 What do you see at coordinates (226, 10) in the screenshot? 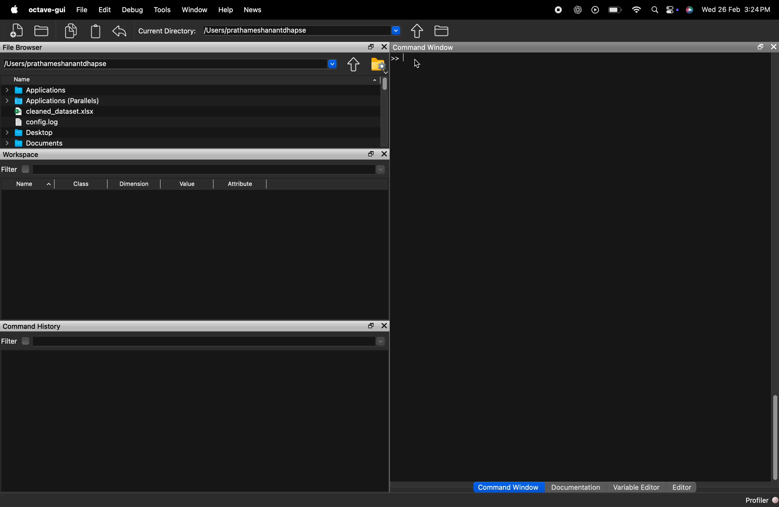
I see `Help` at bounding box center [226, 10].